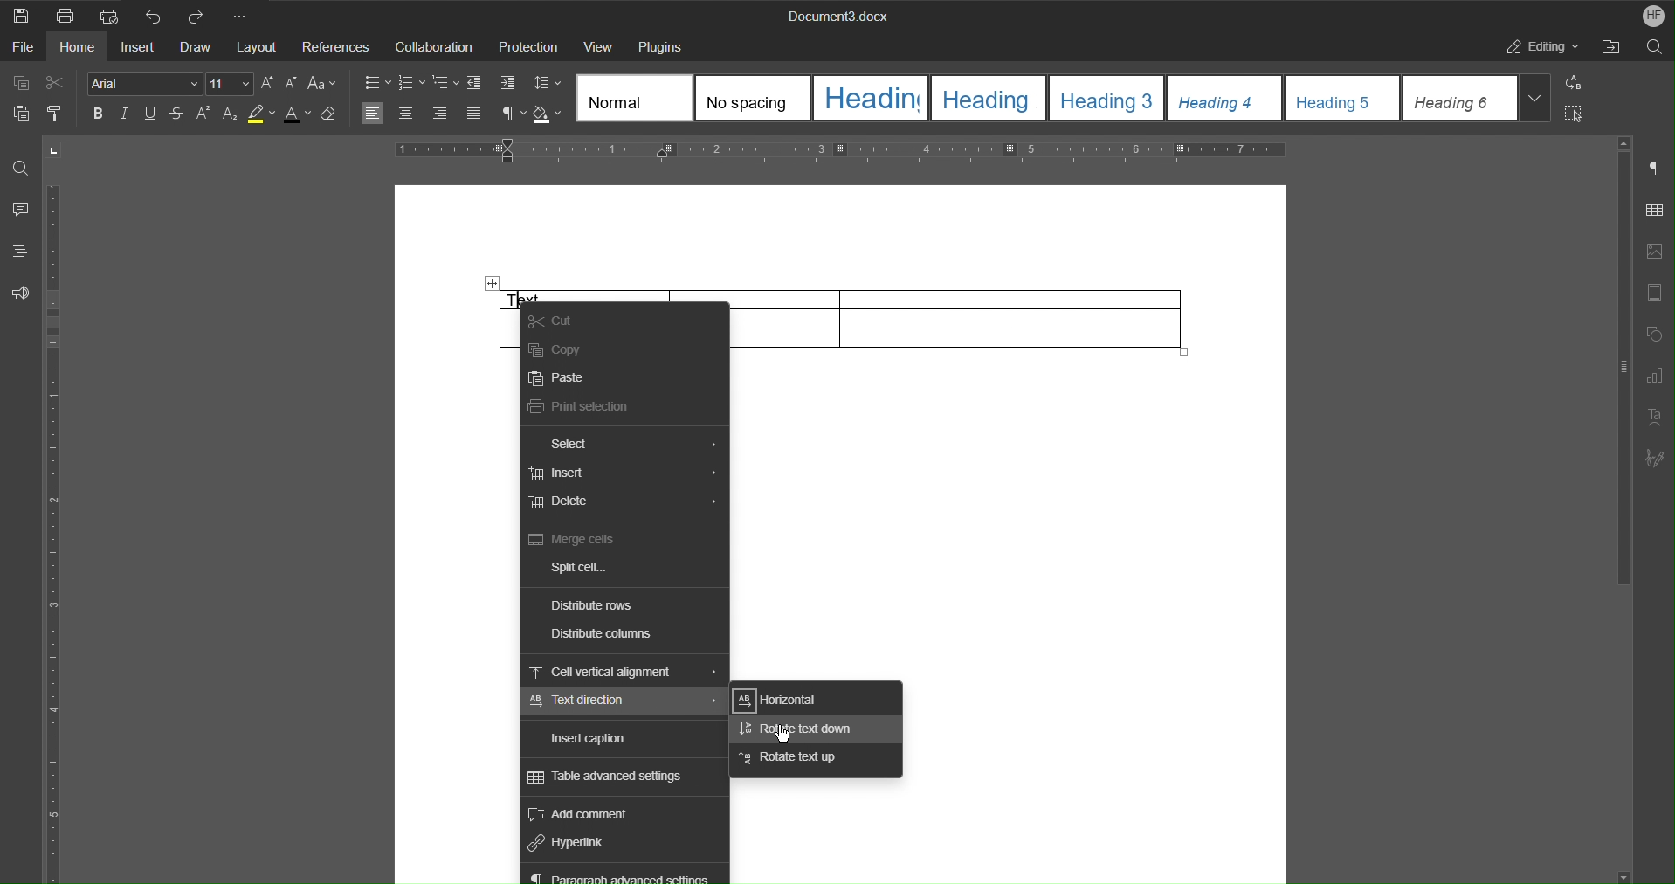 The image size is (1675, 884). I want to click on Distribute rows, so click(594, 605).